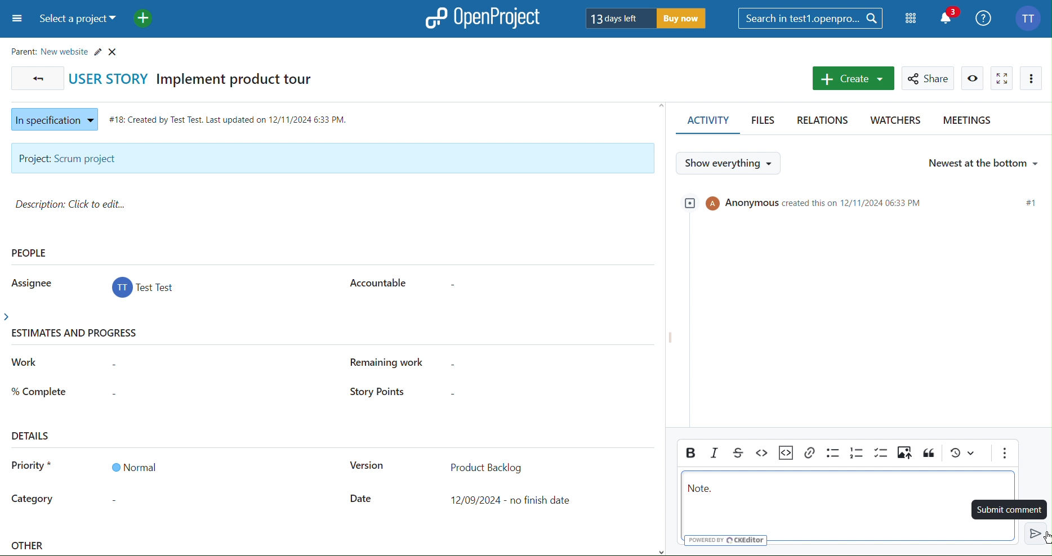  I want to click on Account, so click(1030, 17).